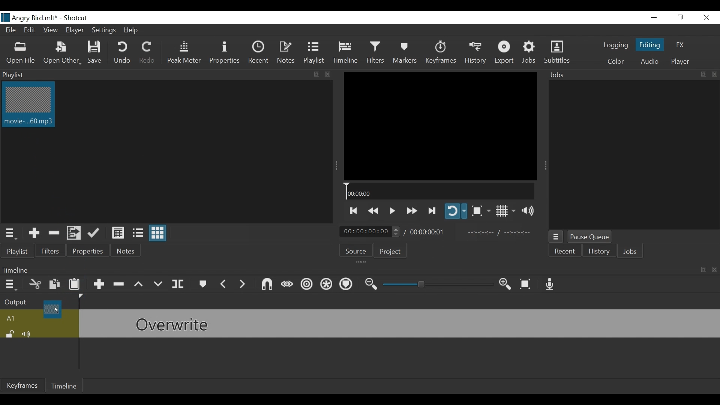  I want to click on close, so click(713, 269).